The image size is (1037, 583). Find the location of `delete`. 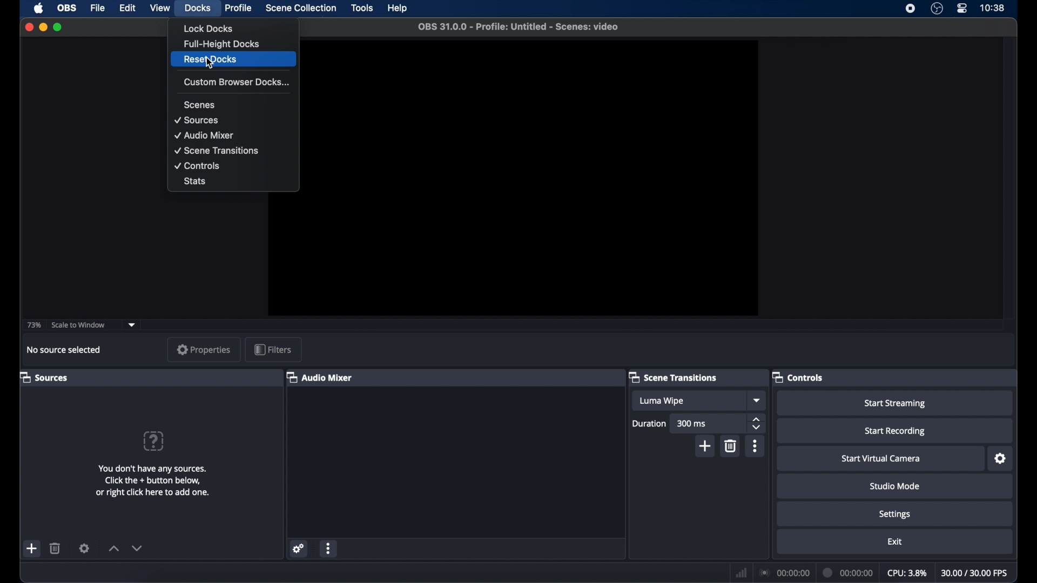

delete is located at coordinates (732, 446).